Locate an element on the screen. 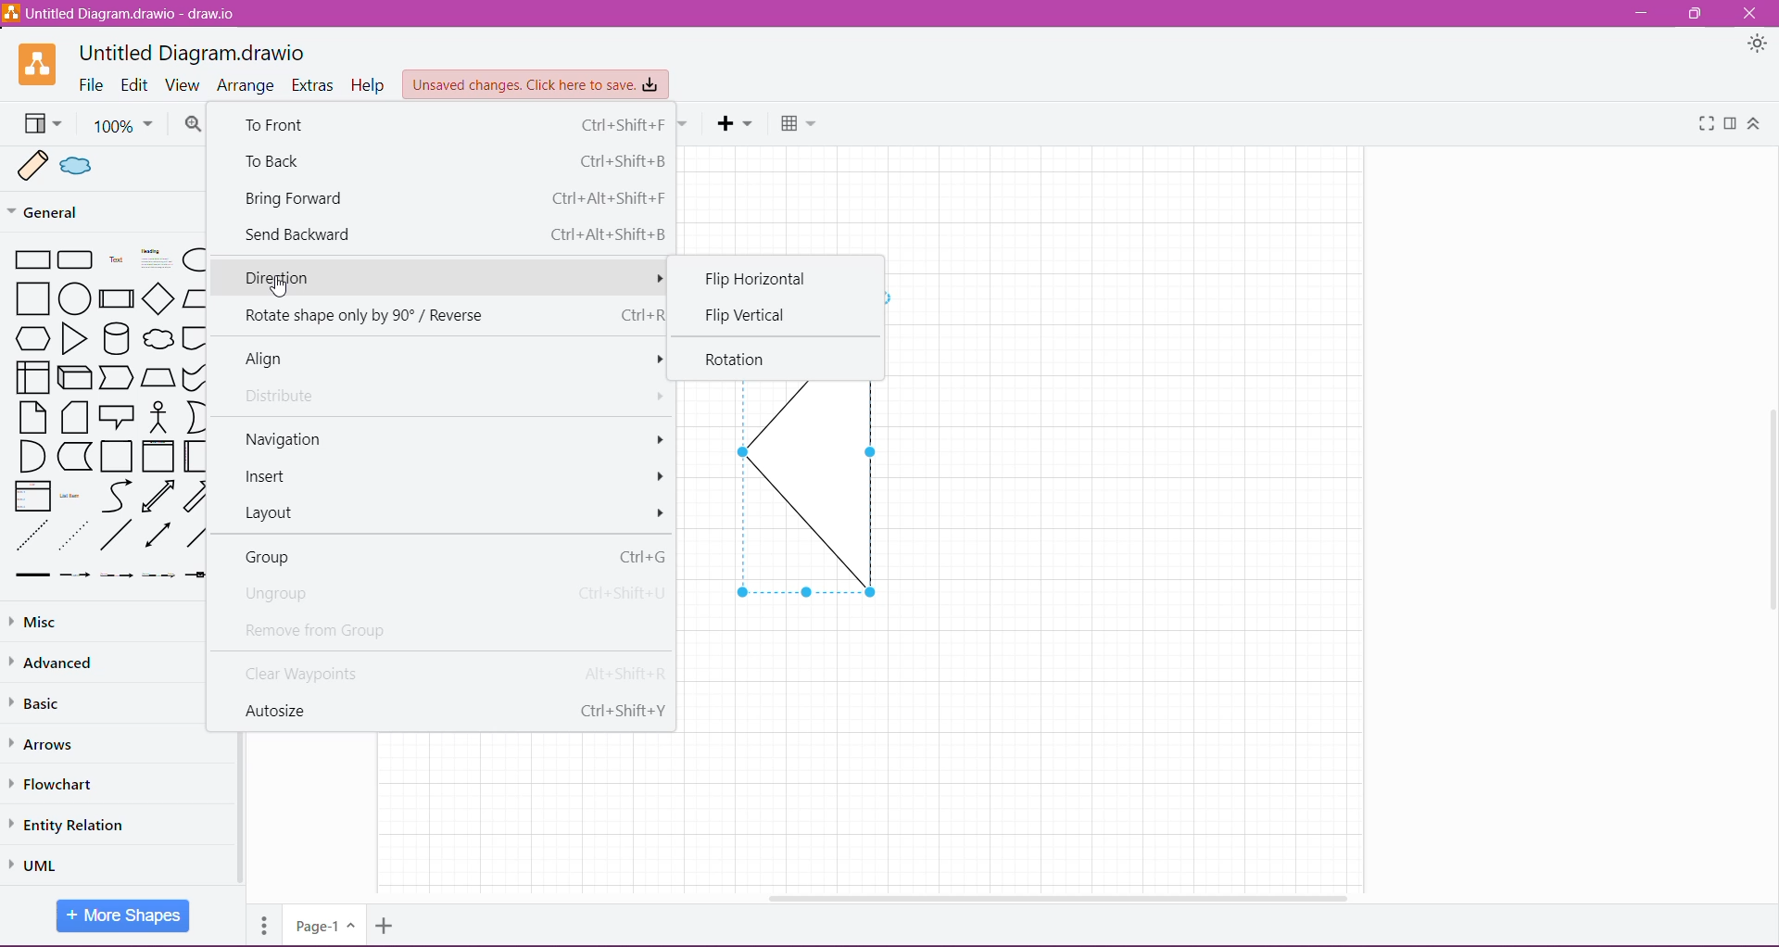 This screenshot has height=947, width=1779. Shapes is located at coordinates (107, 415).